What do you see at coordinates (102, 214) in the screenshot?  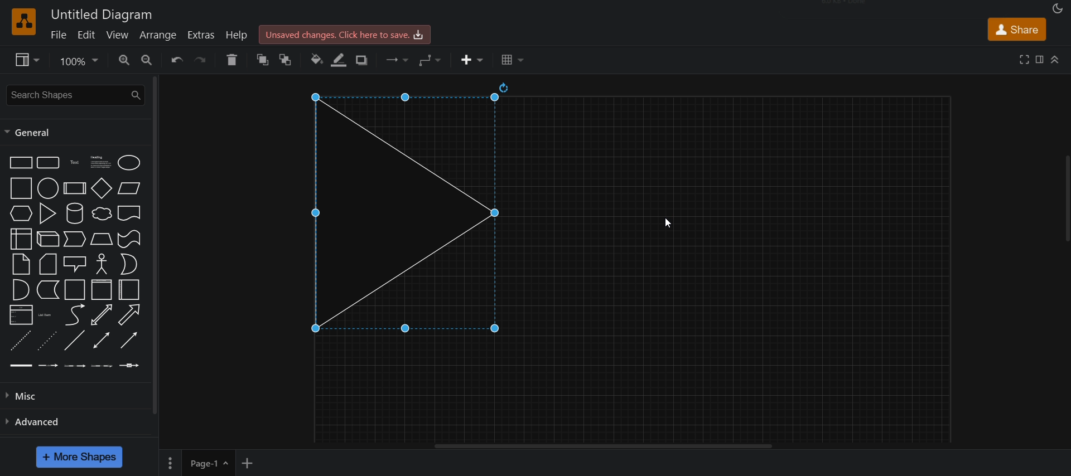 I see `cloud` at bounding box center [102, 214].